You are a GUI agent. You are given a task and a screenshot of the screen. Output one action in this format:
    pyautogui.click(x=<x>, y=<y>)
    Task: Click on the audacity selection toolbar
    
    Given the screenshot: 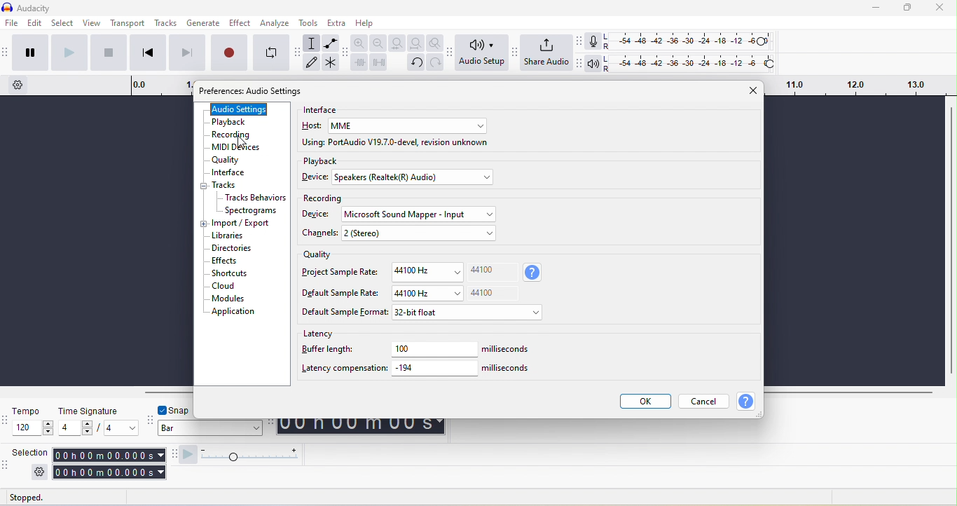 What is the action you would take?
    pyautogui.click(x=6, y=463)
    